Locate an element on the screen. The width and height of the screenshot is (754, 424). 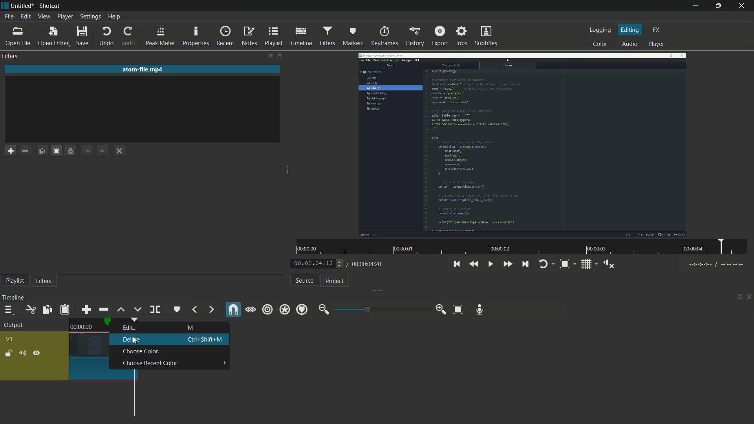
keyframes is located at coordinates (383, 36).